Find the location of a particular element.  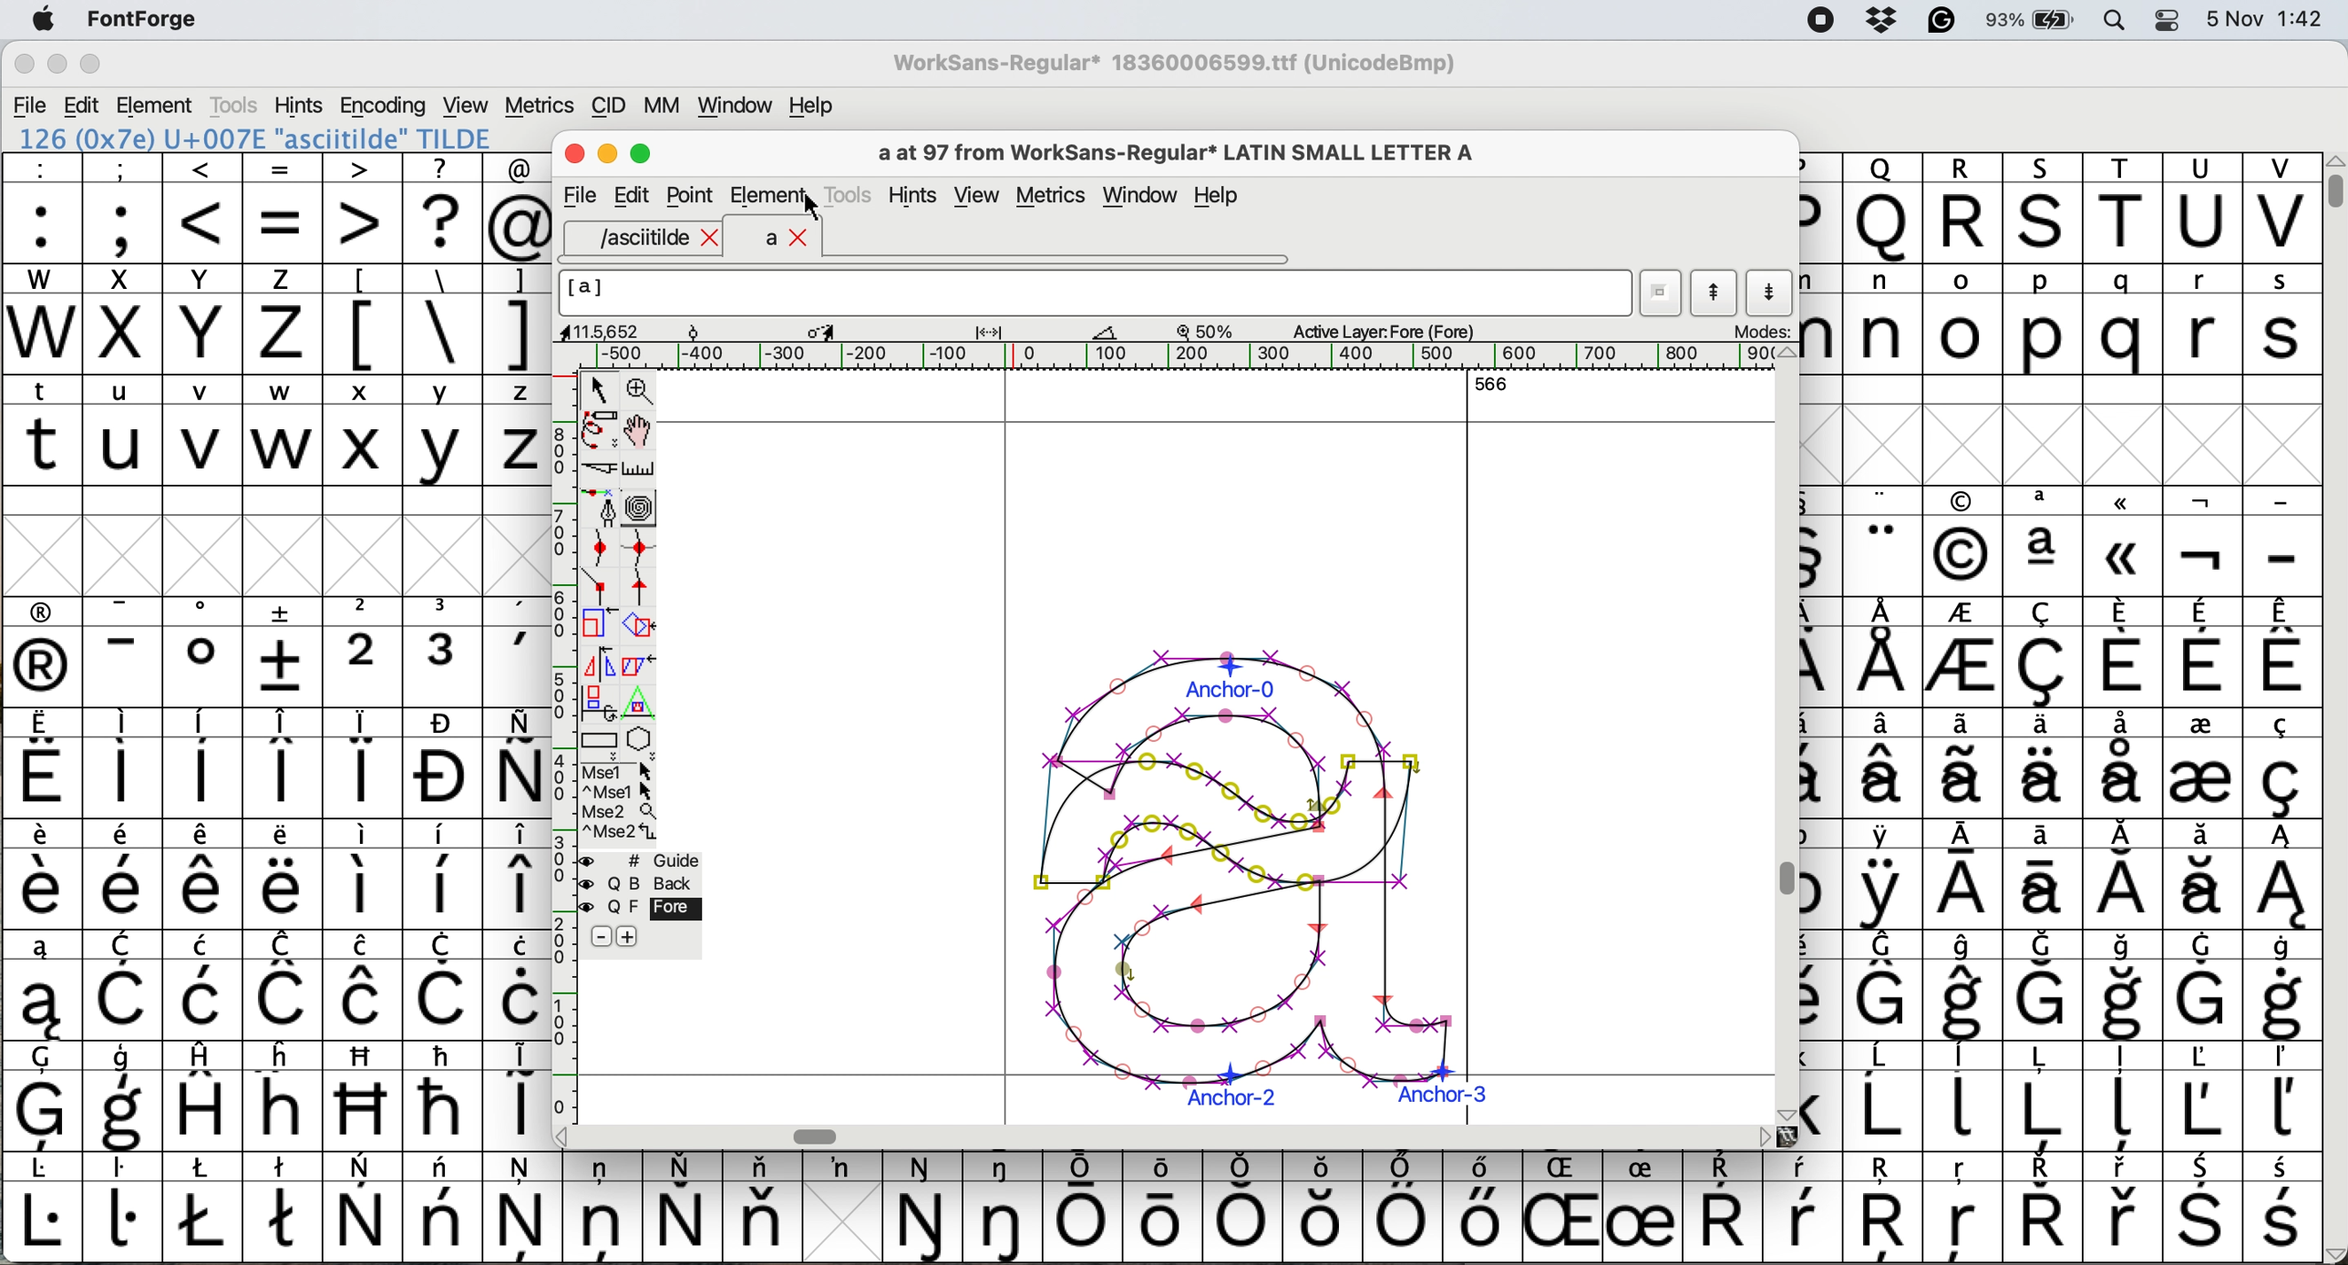

scroll button is located at coordinates (564, 1135).